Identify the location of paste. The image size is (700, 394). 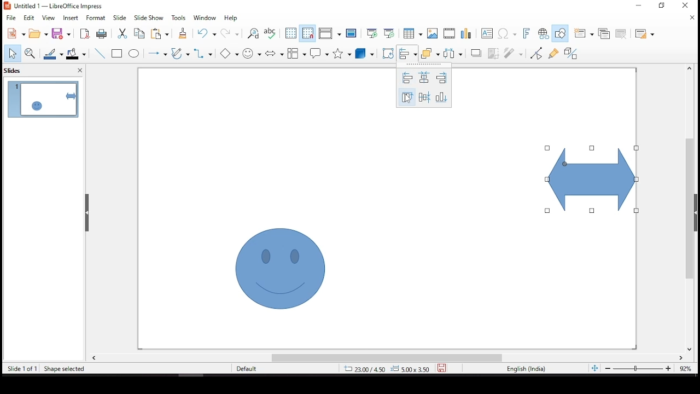
(162, 33).